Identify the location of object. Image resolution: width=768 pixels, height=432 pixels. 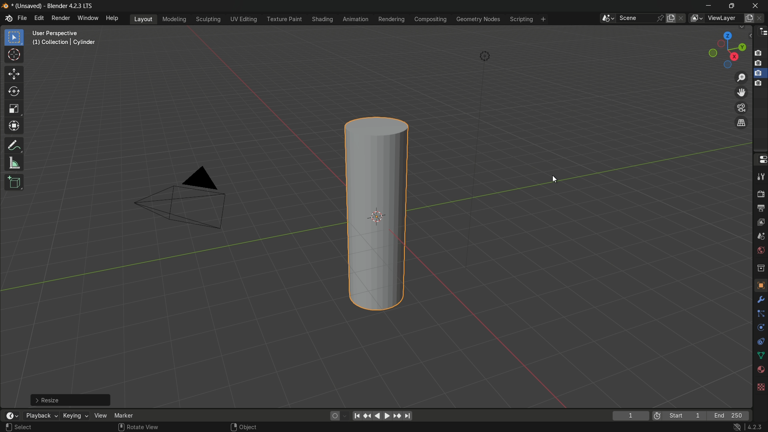
(760, 285).